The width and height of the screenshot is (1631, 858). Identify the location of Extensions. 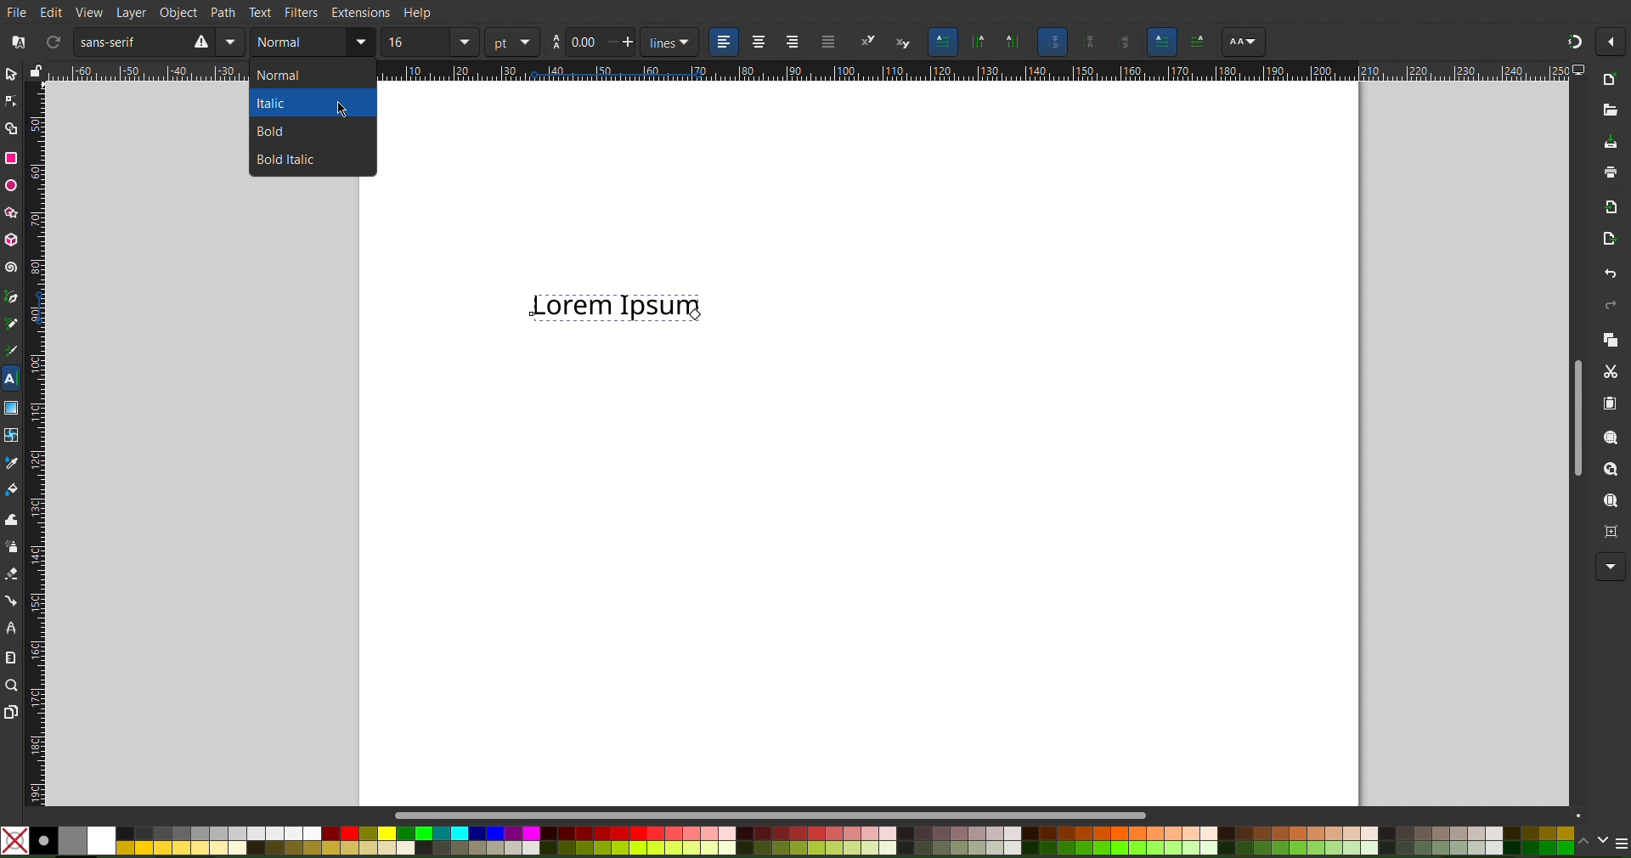
(359, 12).